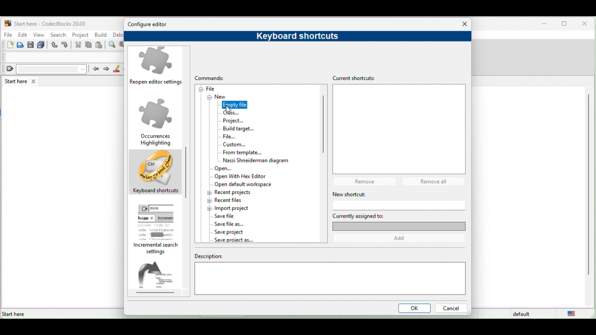 The height and width of the screenshot is (335, 596). I want to click on search, so click(58, 34).